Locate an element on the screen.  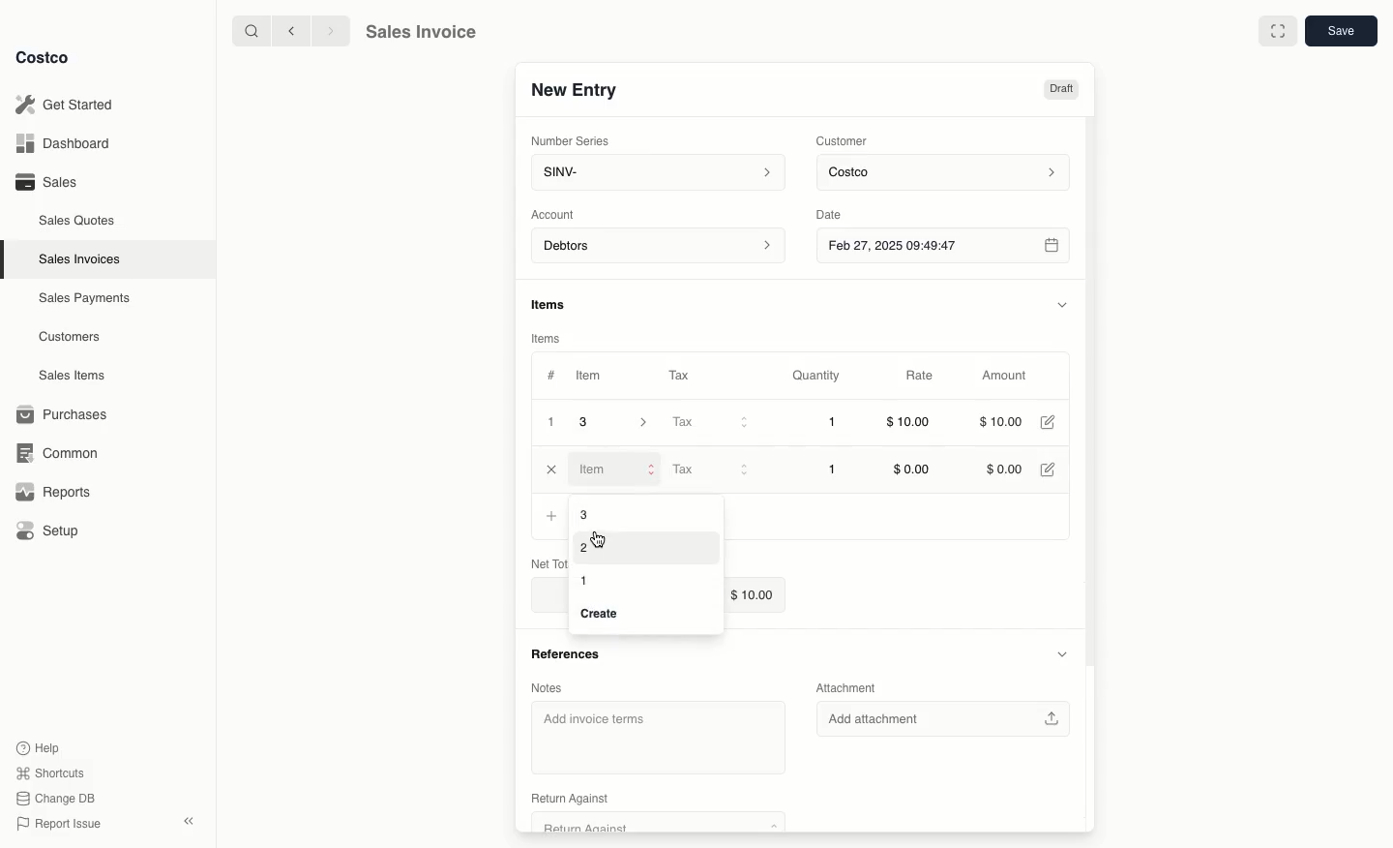
Costco is located at coordinates (946, 173).